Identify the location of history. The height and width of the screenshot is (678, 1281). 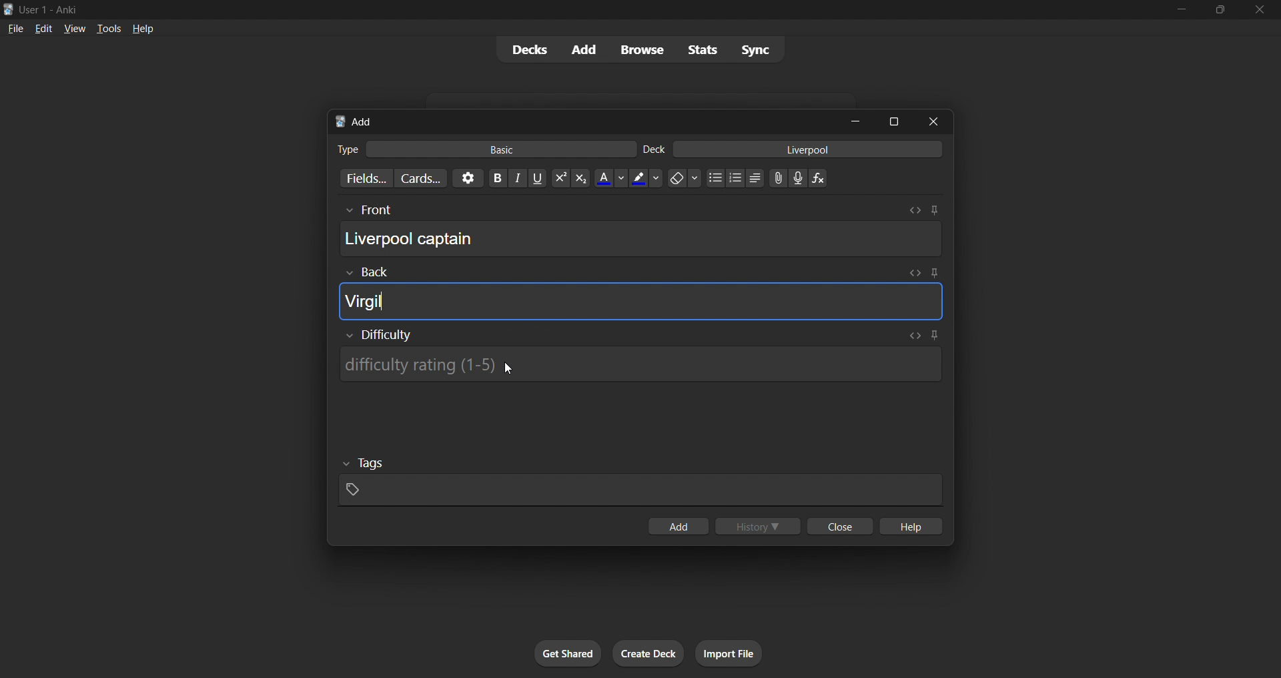
(758, 526).